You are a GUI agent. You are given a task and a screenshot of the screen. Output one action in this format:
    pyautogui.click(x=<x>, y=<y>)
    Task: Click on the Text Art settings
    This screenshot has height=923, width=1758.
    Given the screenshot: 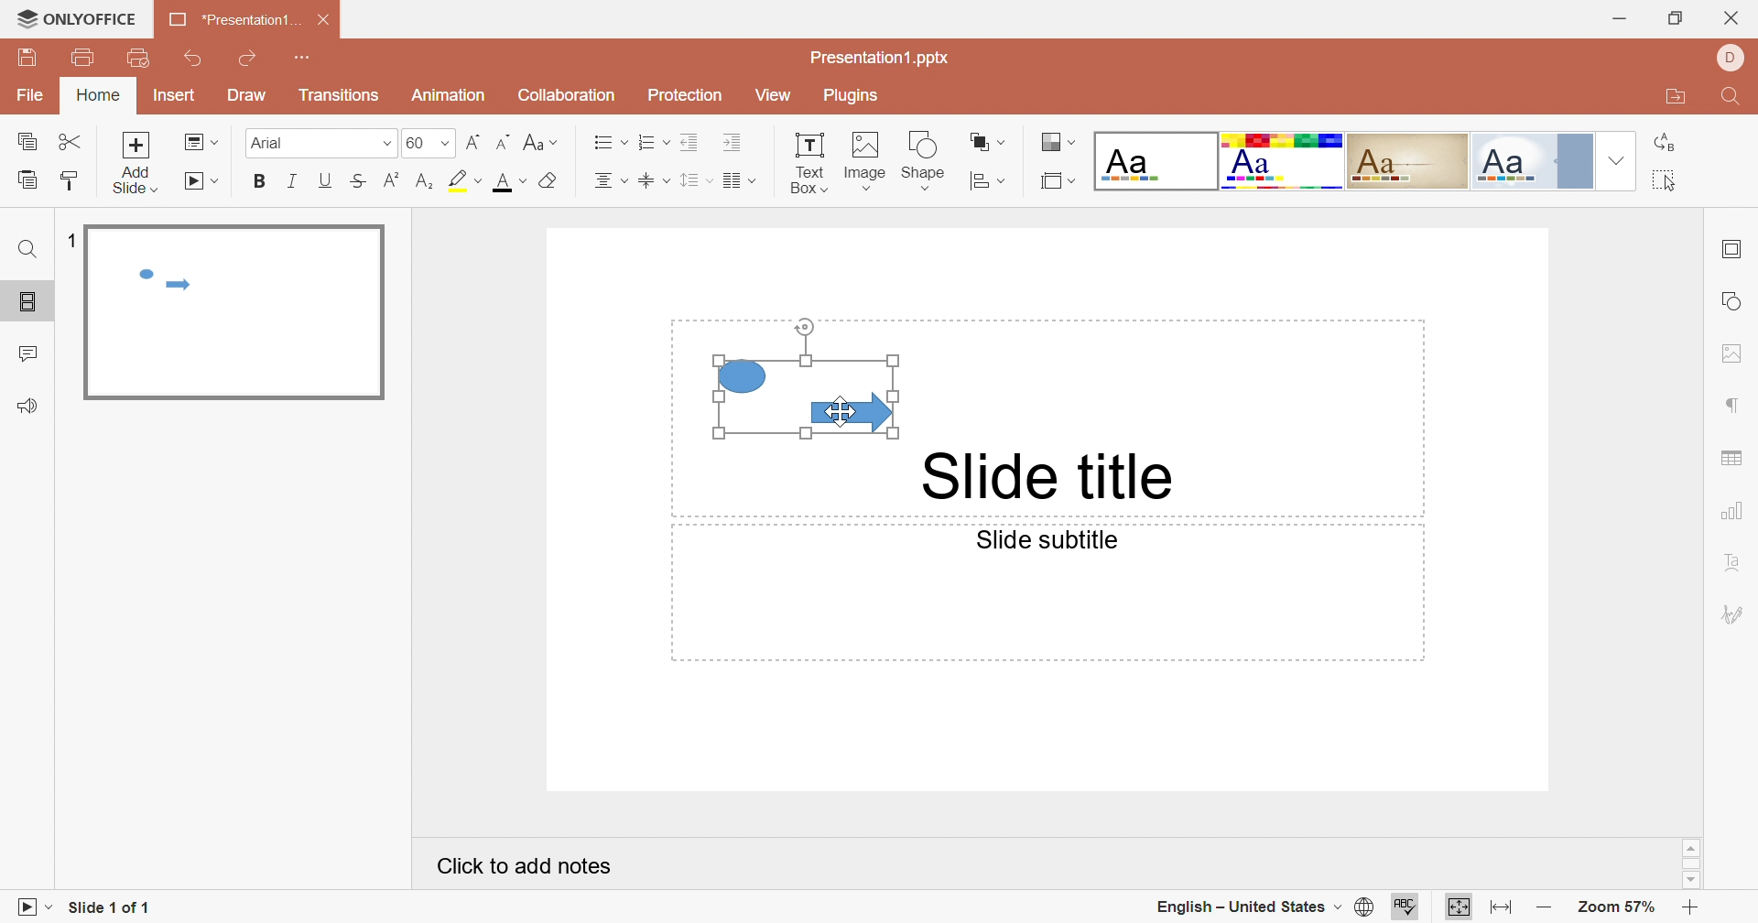 What is the action you would take?
    pyautogui.click(x=1732, y=559)
    